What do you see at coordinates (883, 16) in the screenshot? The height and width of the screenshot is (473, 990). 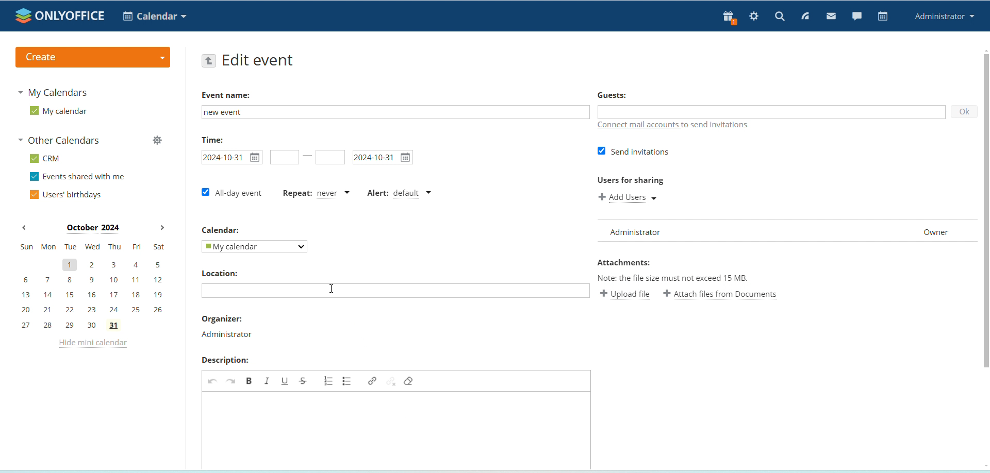 I see `calendar` at bounding box center [883, 16].